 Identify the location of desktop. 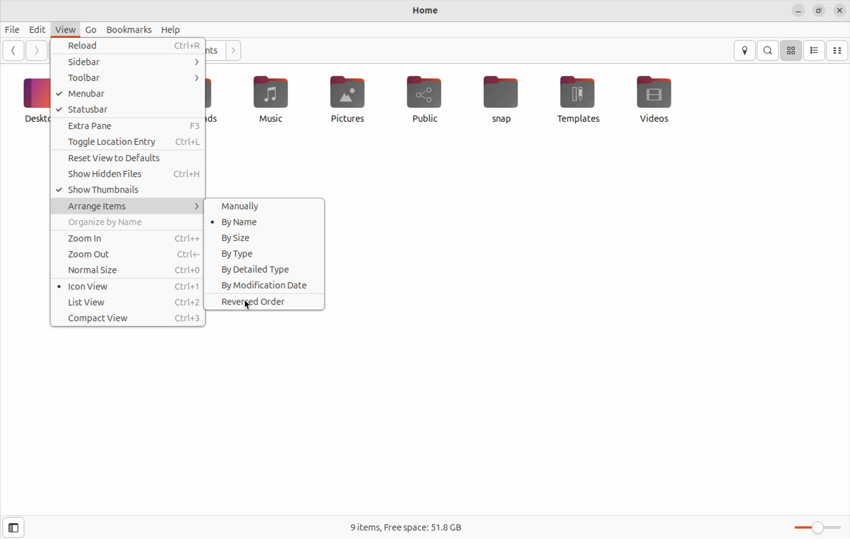
(35, 98).